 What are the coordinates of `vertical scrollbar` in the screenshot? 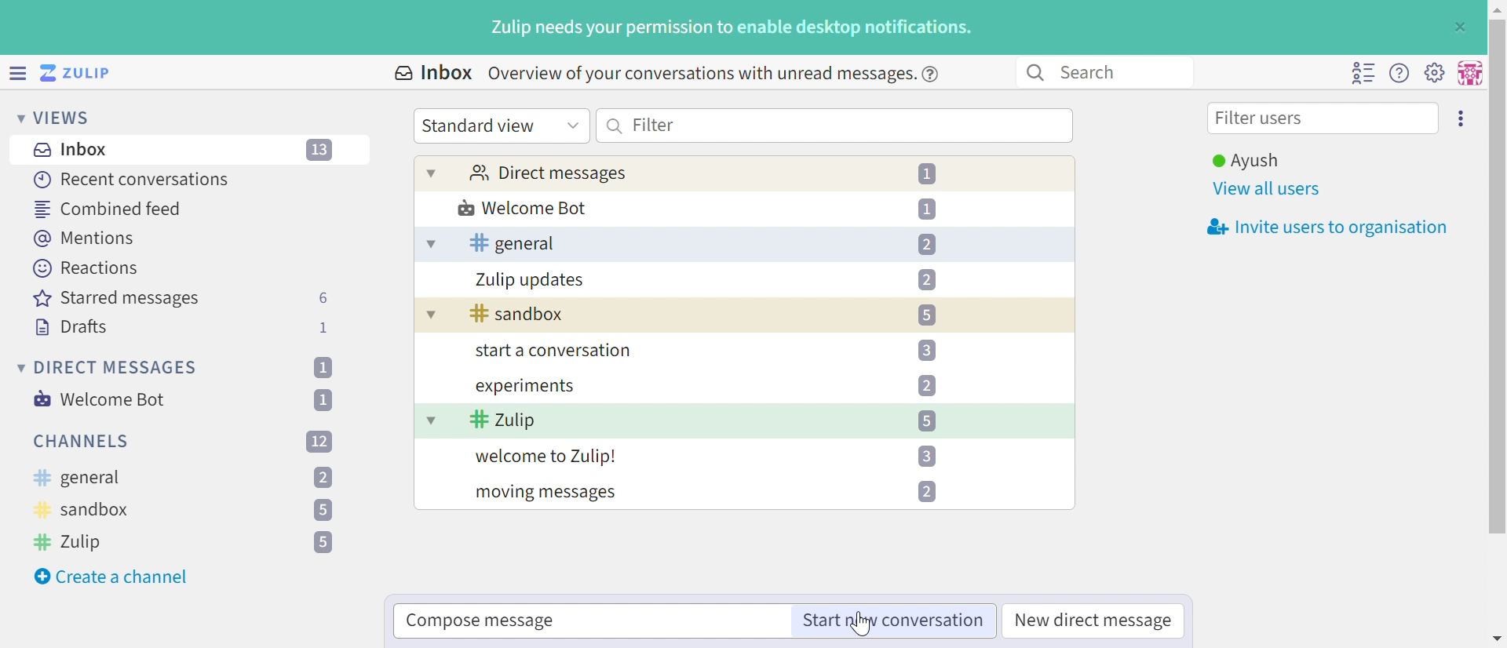 It's located at (1498, 276).